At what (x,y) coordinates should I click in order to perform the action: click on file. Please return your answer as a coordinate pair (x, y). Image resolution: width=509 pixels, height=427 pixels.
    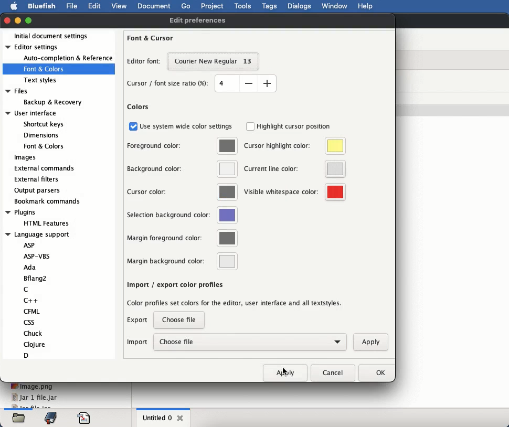
    Looking at the image, I should click on (71, 6).